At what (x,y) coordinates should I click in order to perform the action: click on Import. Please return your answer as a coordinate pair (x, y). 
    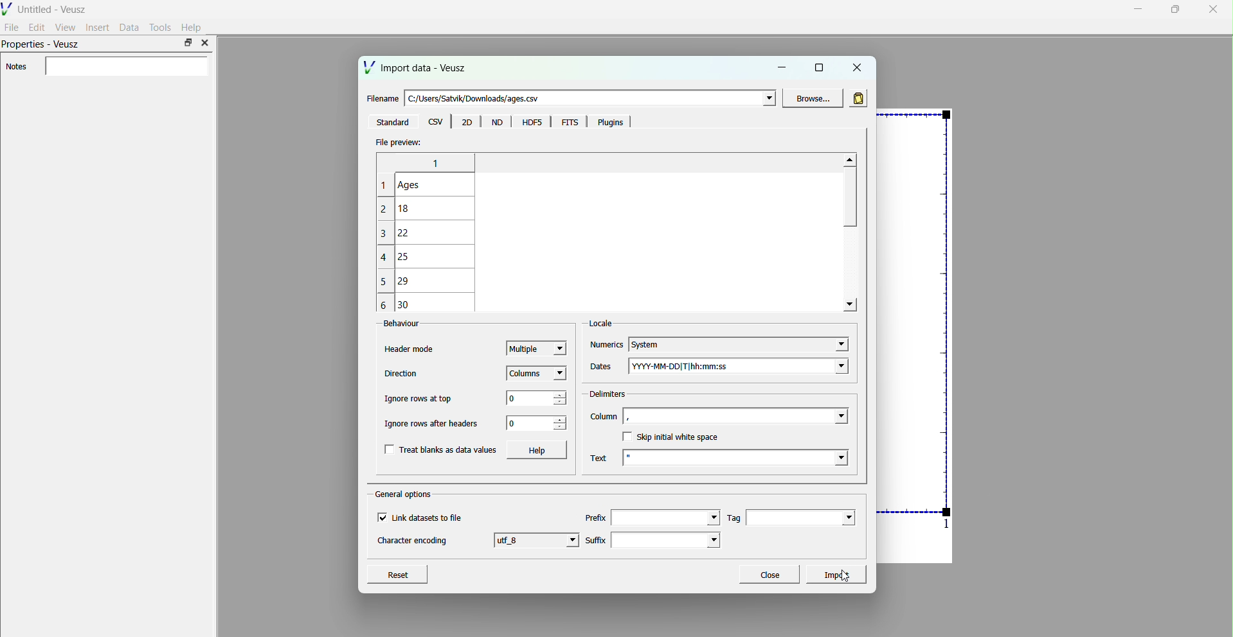
    Looking at the image, I should click on (839, 574).